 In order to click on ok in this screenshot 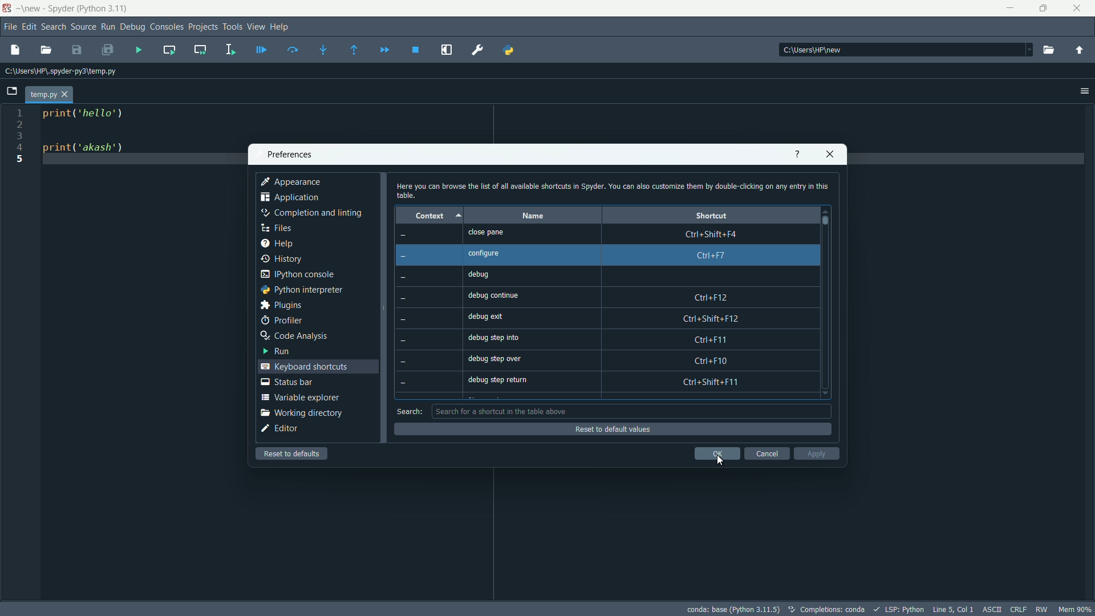, I will do `click(717, 453)`.